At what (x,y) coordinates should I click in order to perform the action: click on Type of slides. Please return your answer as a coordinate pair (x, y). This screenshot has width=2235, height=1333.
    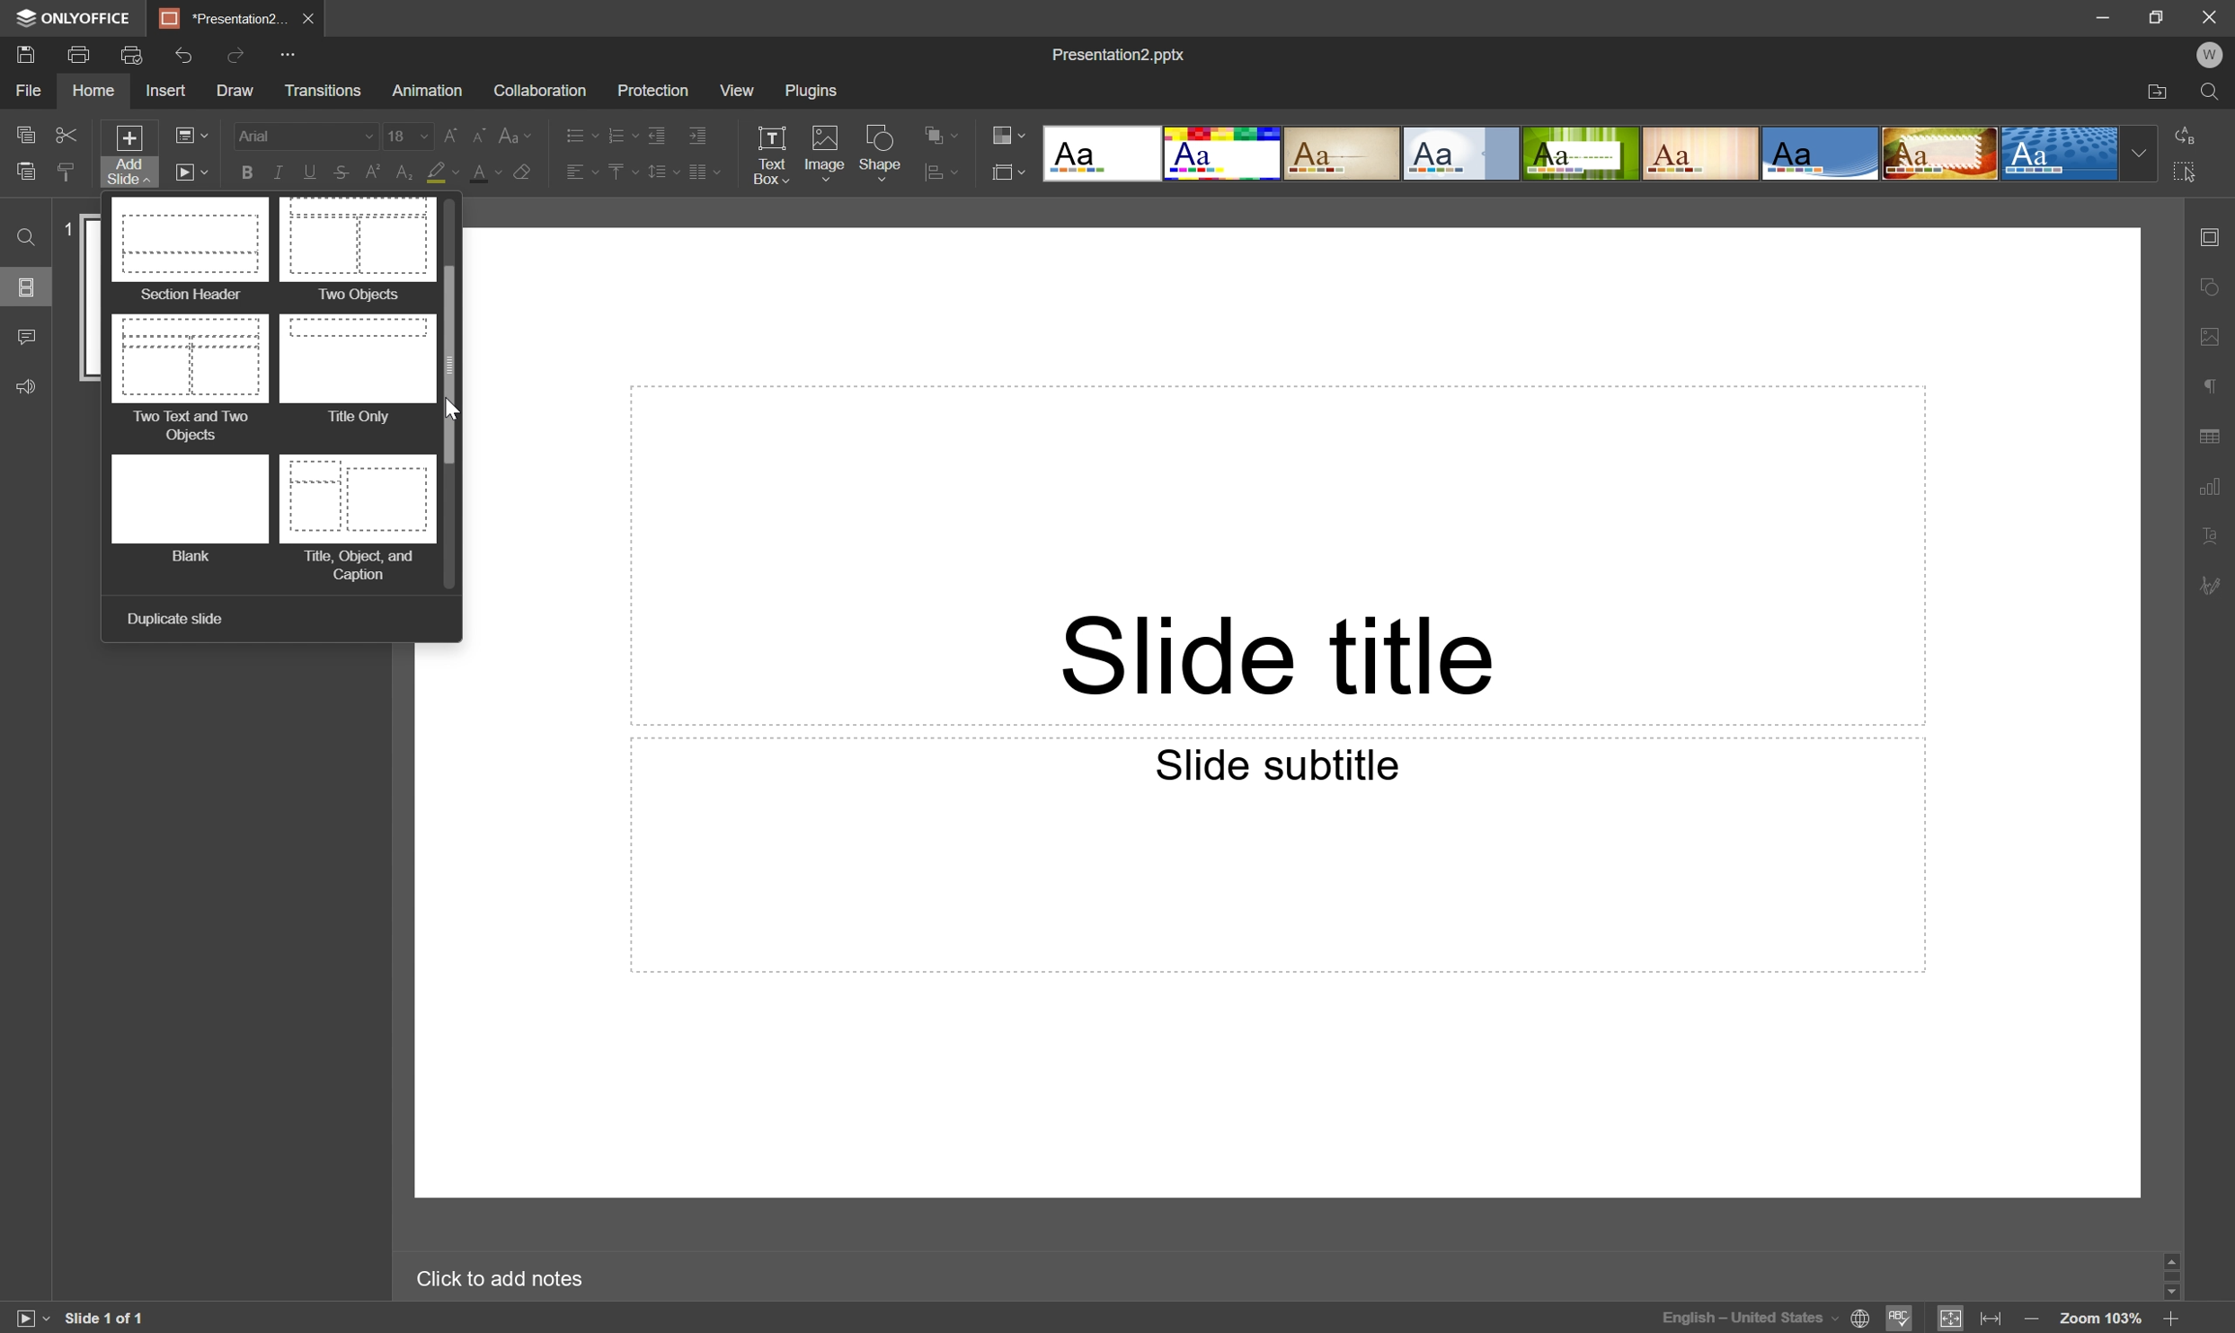
    Looking at the image, I should click on (1582, 153).